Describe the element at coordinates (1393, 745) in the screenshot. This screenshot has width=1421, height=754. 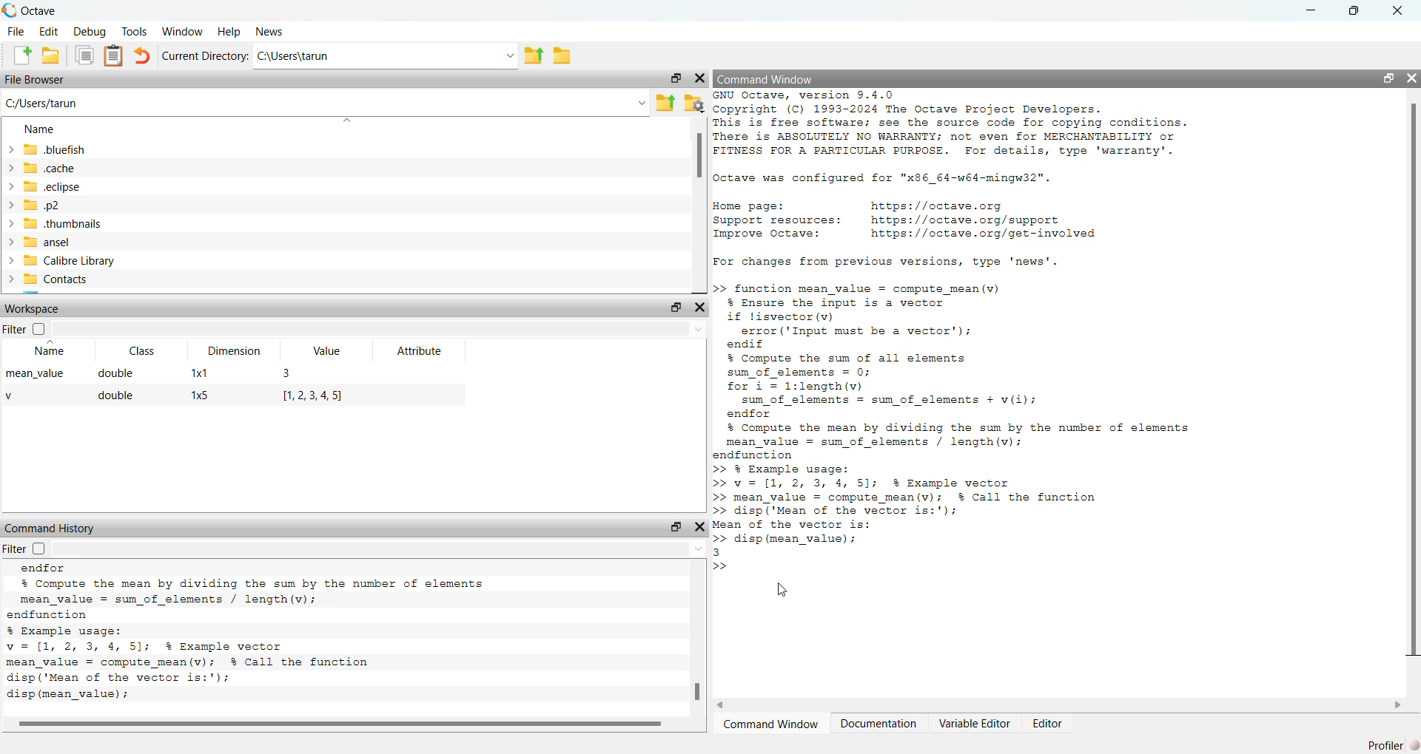
I see `Profiler` at that location.